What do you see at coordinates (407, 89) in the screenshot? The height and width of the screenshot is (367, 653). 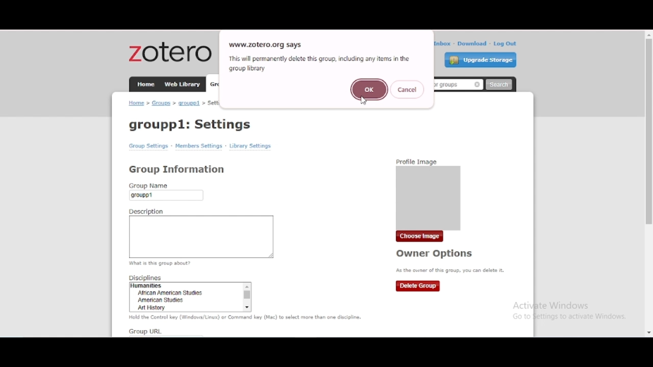 I see `cancel` at bounding box center [407, 89].